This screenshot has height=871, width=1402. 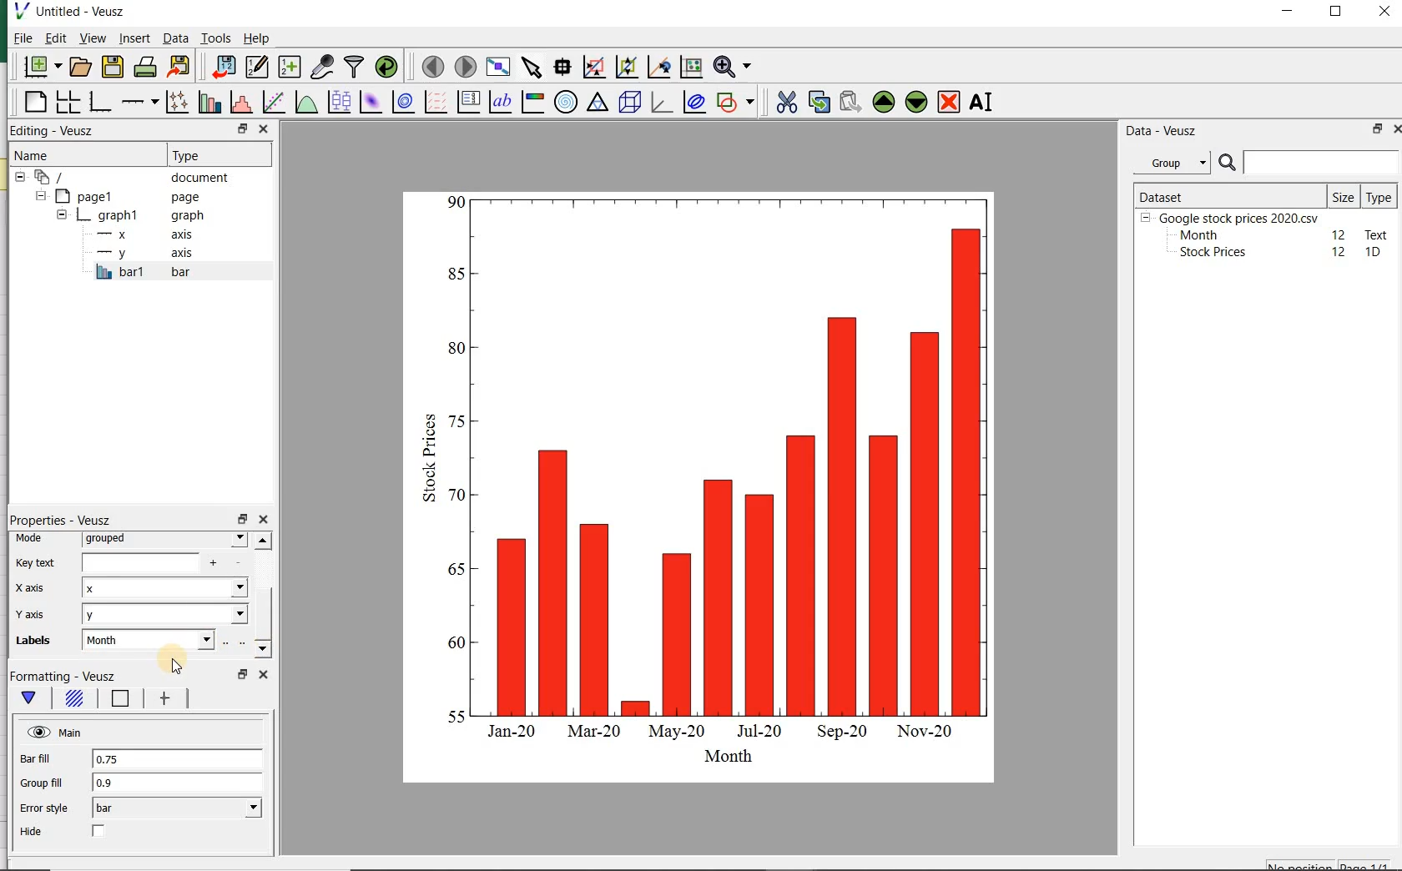 What do you see at coordinates (1339, 13) in the screenshot?
I see `maximize` at bounding box center [1339, 13].